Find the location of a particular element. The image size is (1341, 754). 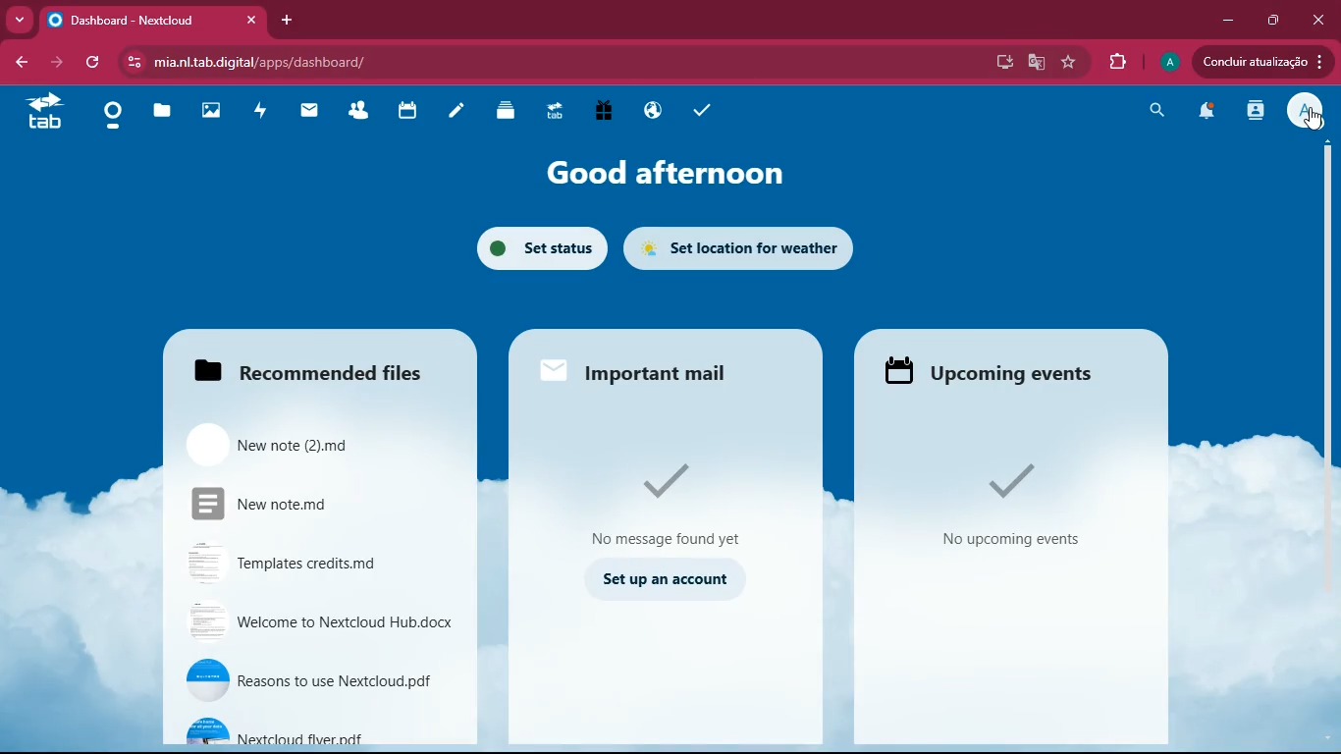

Important mail is located at coordinates (635, 371).